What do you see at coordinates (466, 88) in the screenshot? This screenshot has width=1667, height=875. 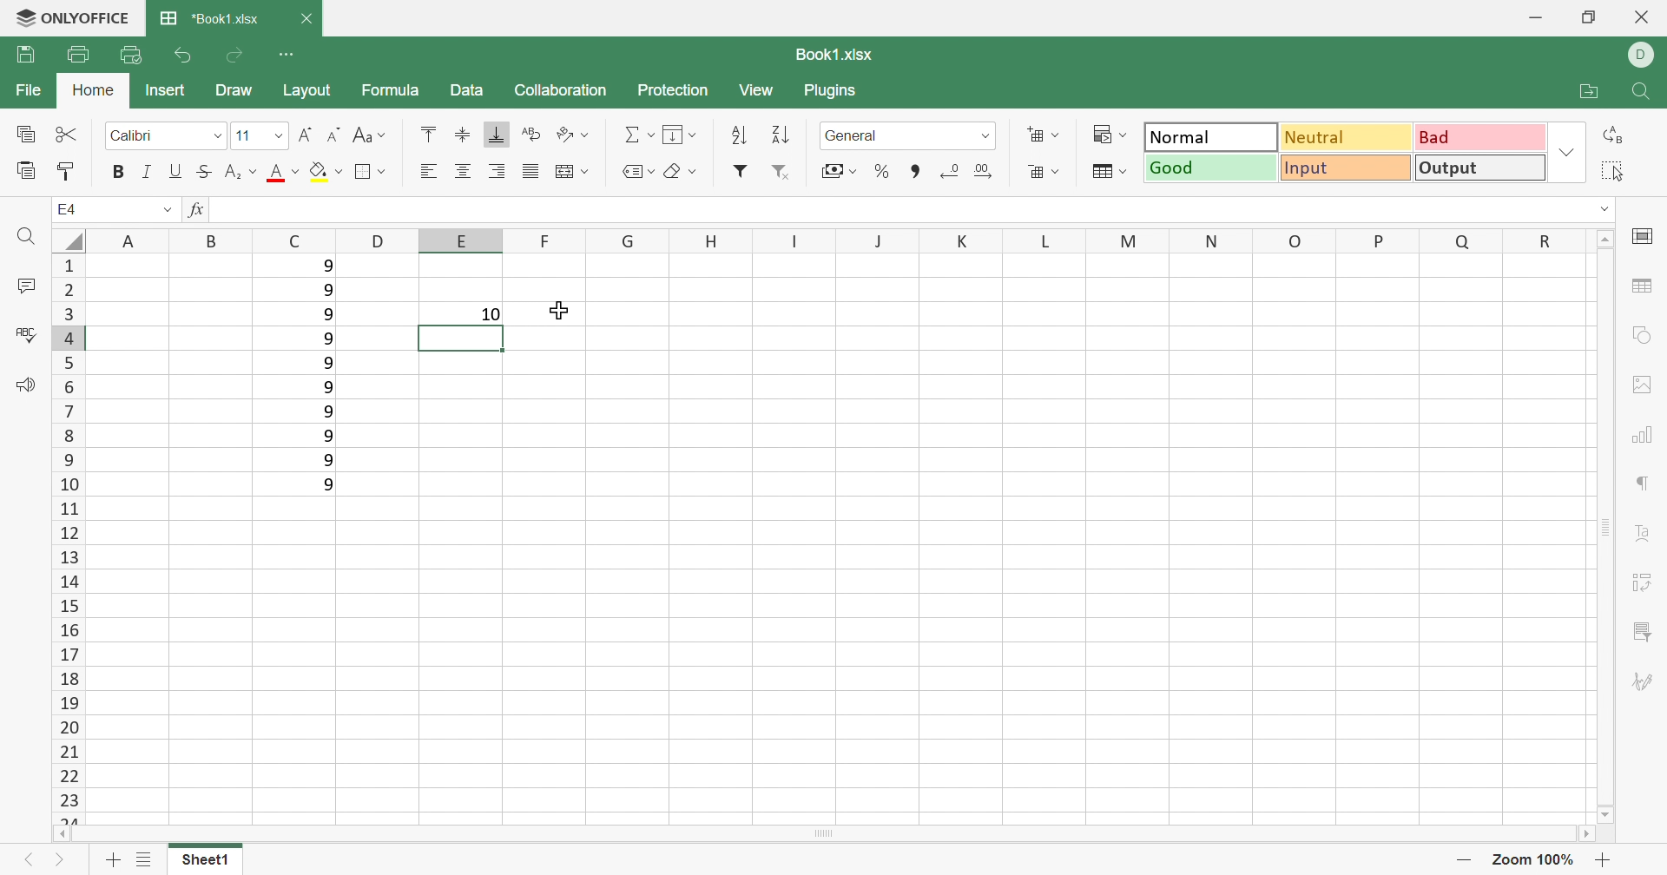 I see `Data` at bounding box center [466, 88].